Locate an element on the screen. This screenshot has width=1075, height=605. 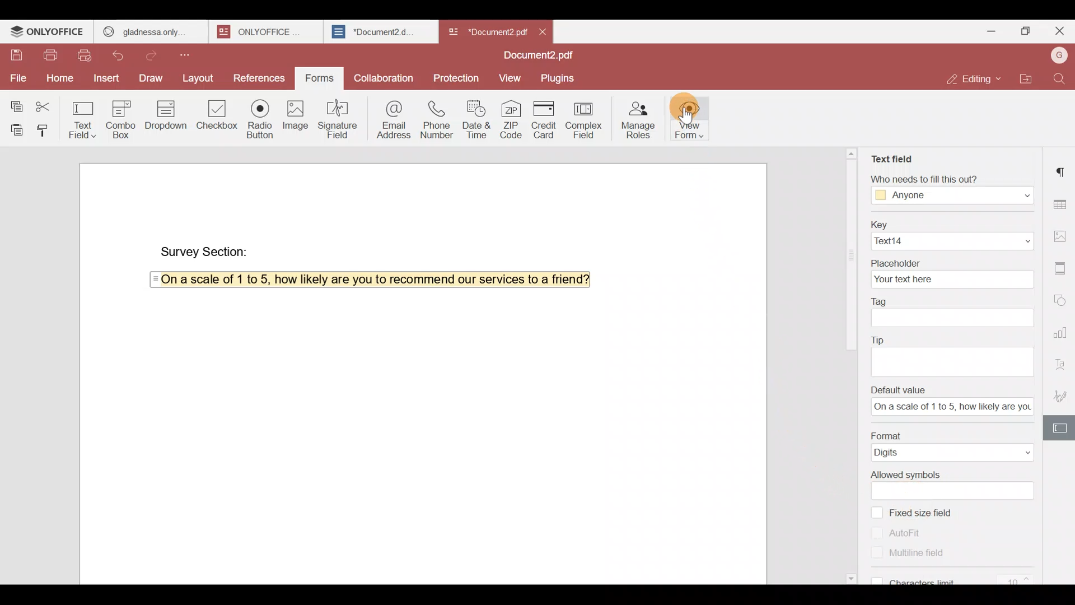
Protection is located at coordinates (457, 77).